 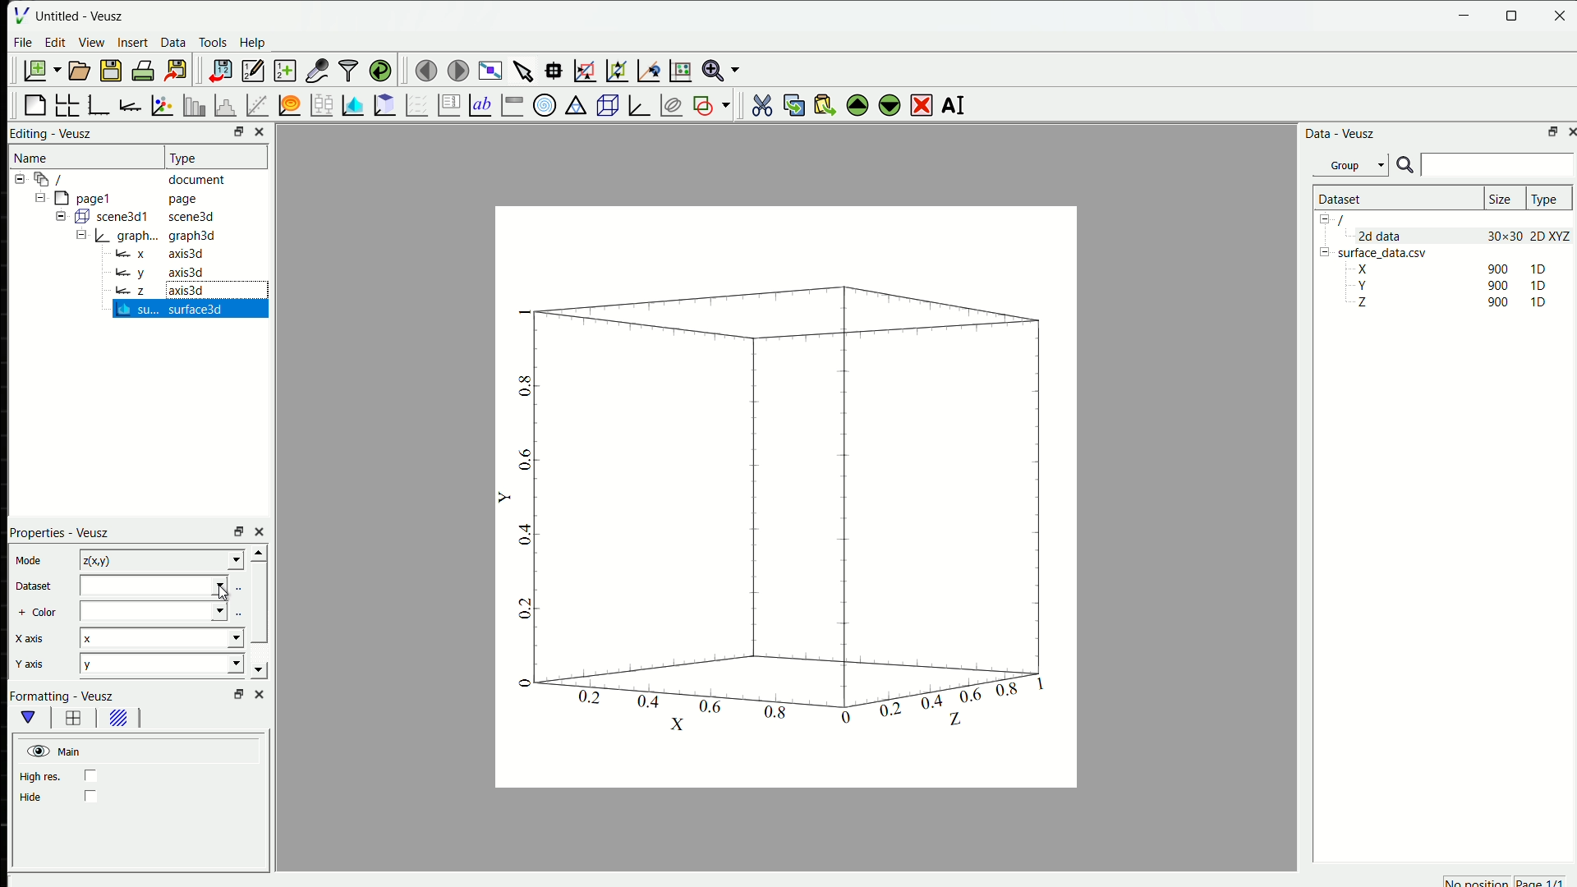 I want to click on print, so click(x=143, y=70).